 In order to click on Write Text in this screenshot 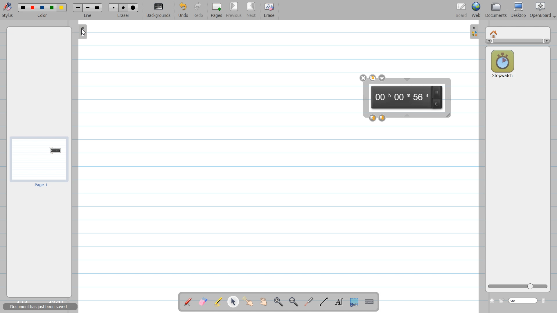, I will do `click(338, 302)`.